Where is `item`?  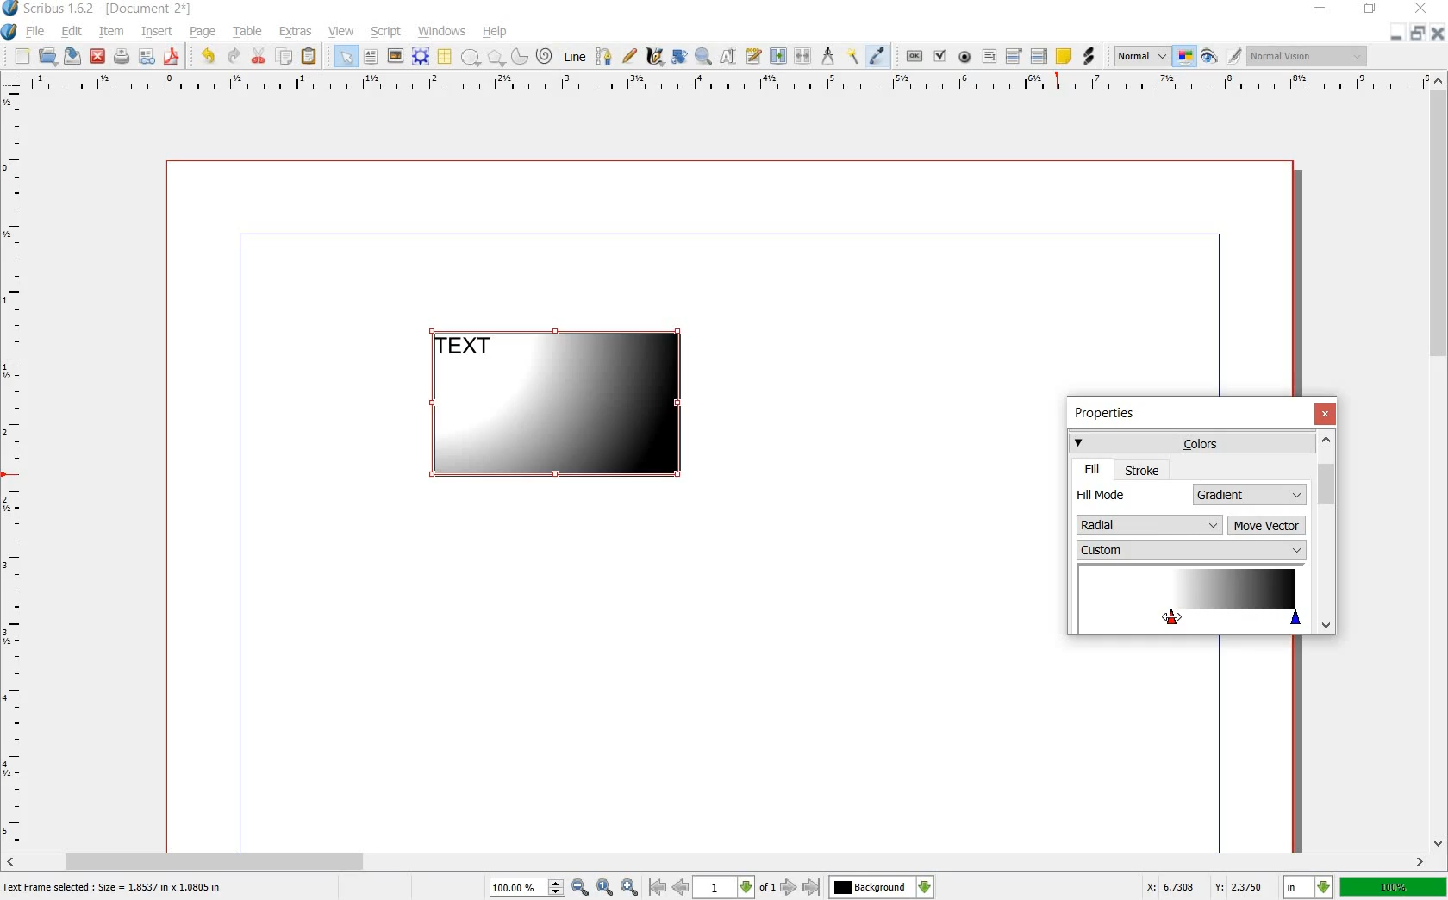 item is located at coordinates (110, 34).